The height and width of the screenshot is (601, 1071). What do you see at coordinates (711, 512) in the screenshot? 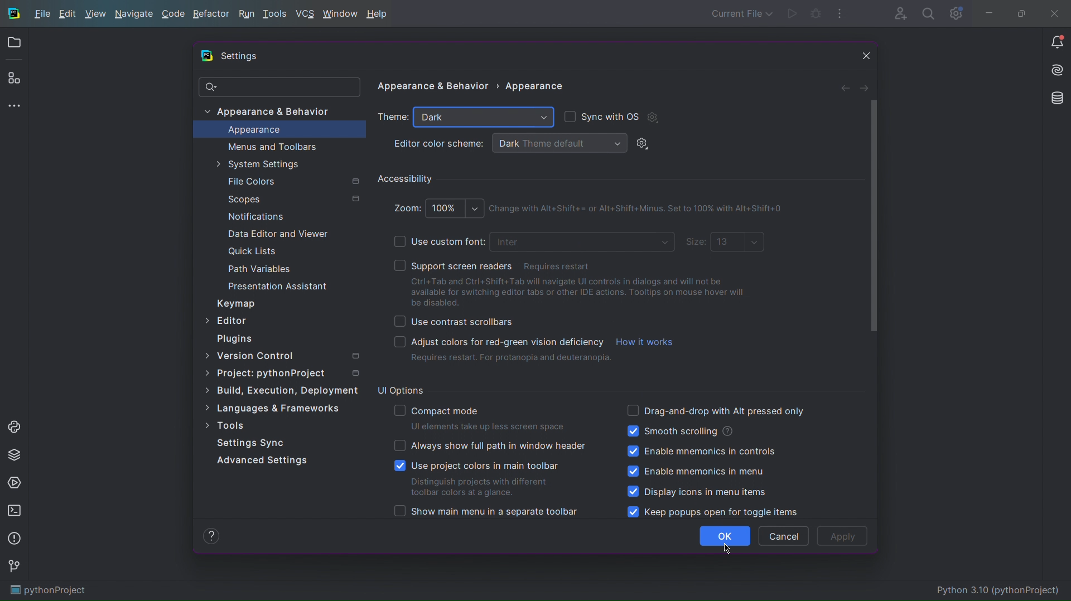
I see `Keep popups open for toggle items` at bounding box center [711, 512].